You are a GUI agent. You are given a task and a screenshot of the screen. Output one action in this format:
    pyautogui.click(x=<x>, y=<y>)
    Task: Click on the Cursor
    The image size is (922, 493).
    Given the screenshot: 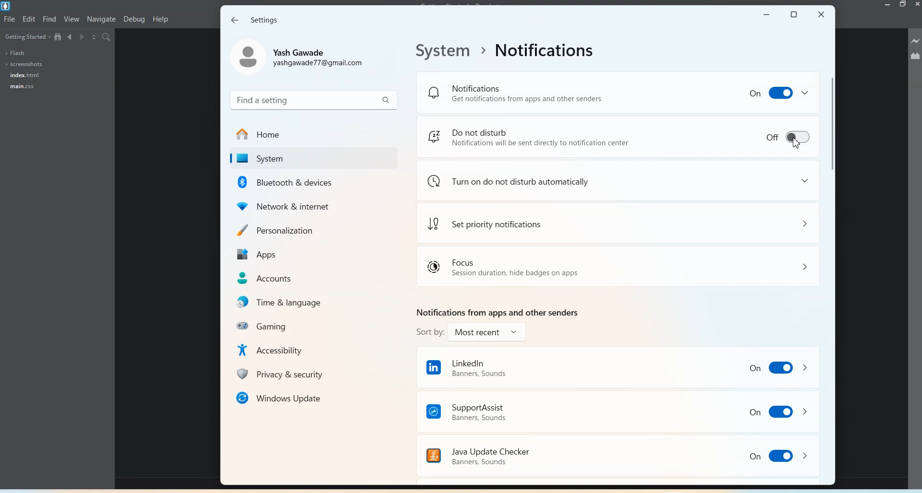 What is the action you would take?
    pyautogui.click(x=798, y=144)
    